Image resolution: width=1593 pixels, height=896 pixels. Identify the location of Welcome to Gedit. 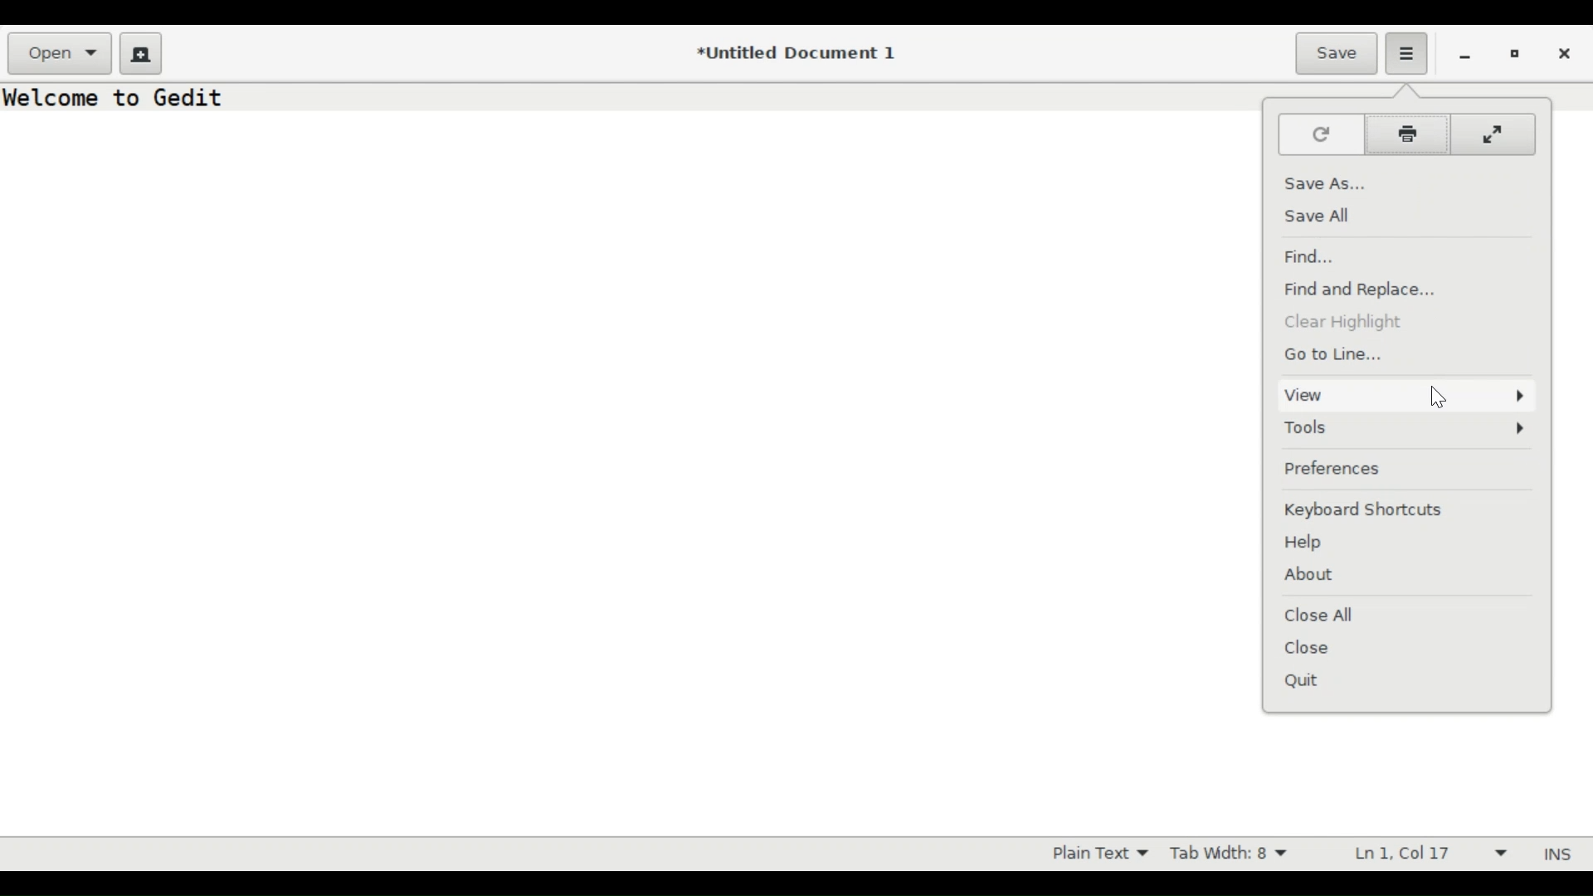
(119, 97).